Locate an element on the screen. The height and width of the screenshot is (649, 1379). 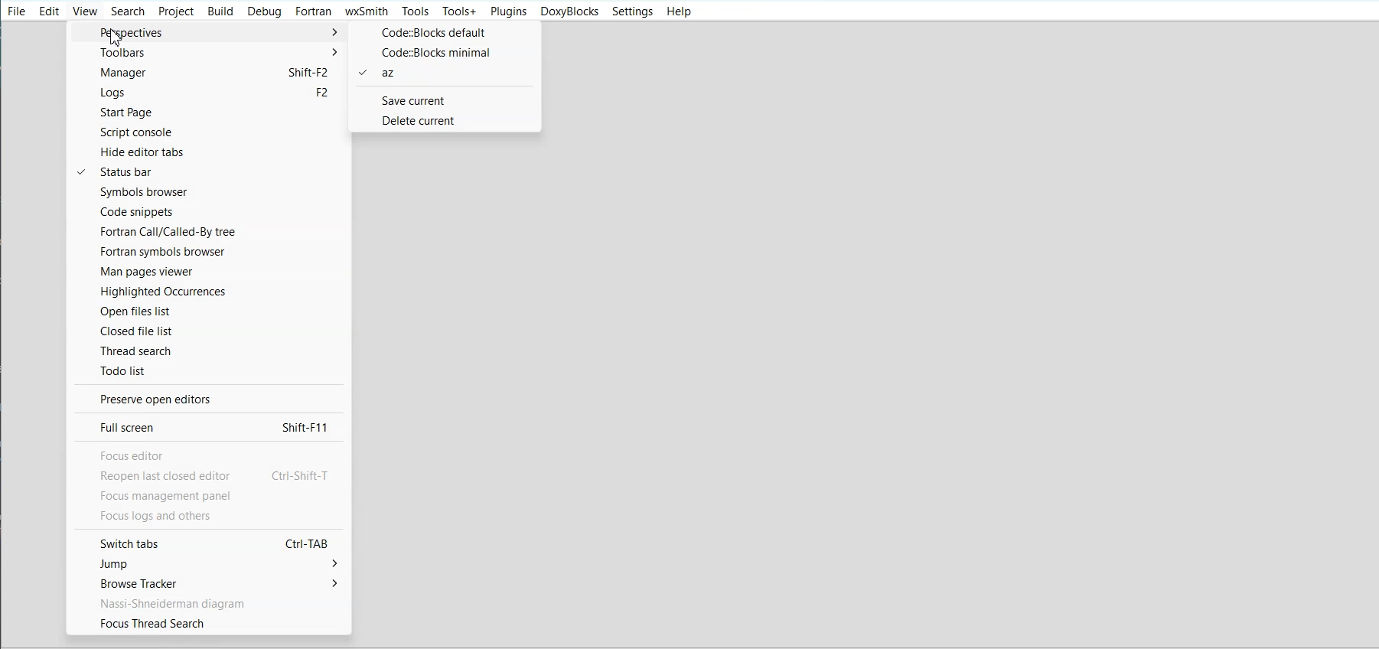
Fortran call is located at coordinates (208, 231).